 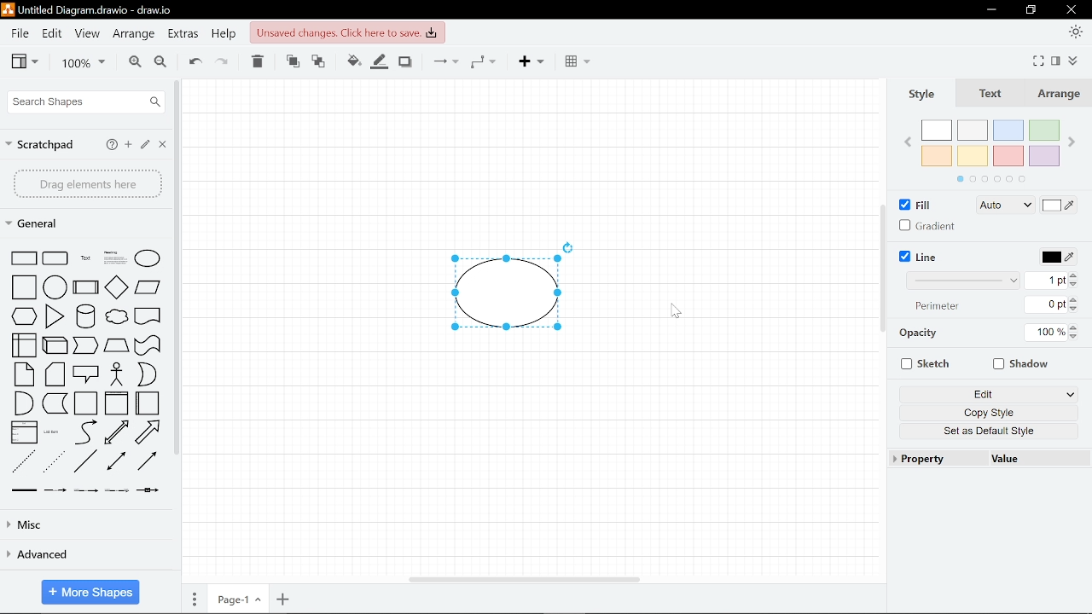 What do you see at coordinates (54, 460) in the screenshot?
I see `dotted line` at bounding box center [54, 460].